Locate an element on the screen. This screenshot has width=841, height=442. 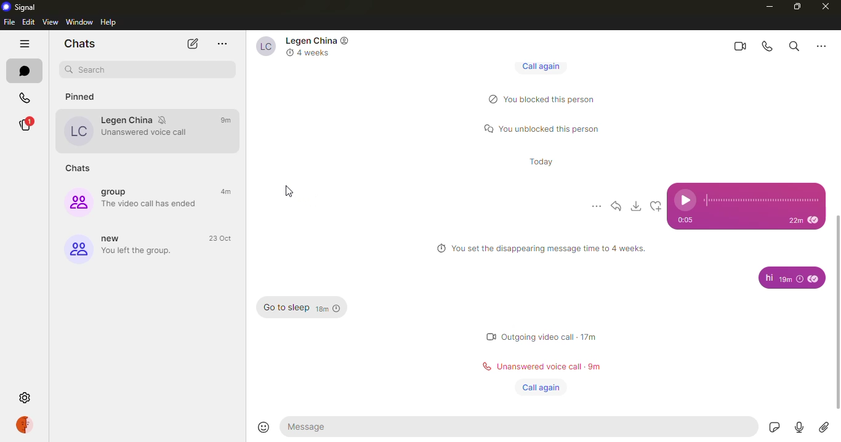
record is located at coordinates (797, 428).